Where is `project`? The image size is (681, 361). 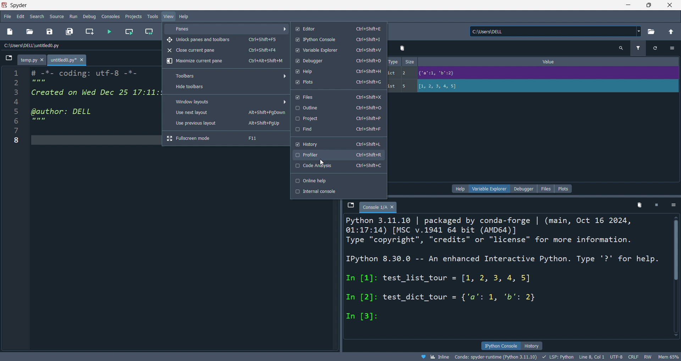
project is located at coordinates (339, 118).